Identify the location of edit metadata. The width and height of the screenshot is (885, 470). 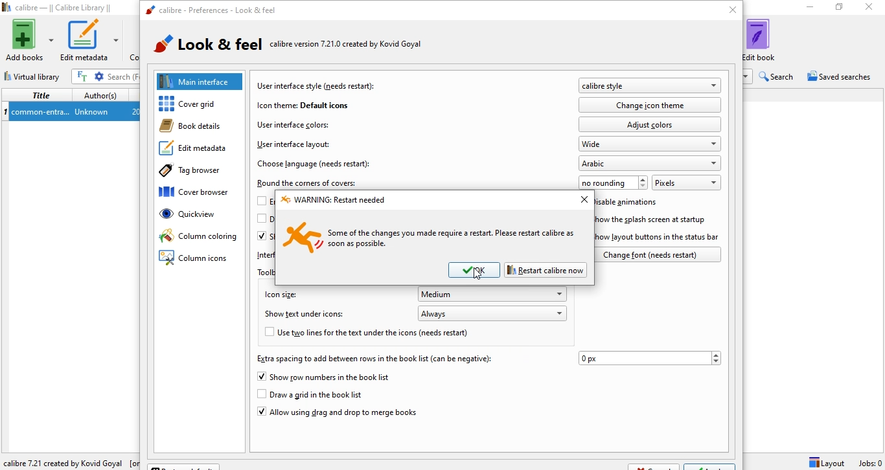
(197, 150).